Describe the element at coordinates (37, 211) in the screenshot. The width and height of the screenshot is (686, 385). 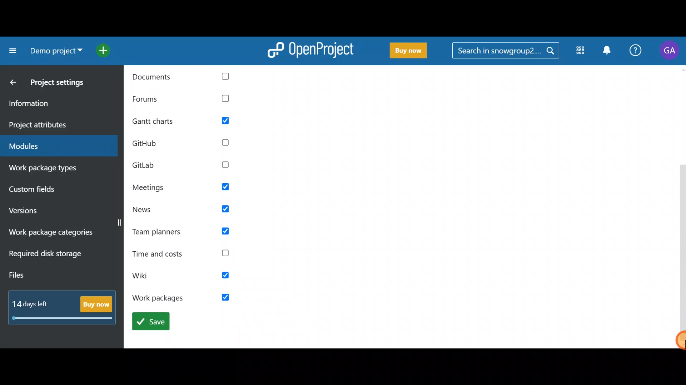
I see `Versions` at that location.